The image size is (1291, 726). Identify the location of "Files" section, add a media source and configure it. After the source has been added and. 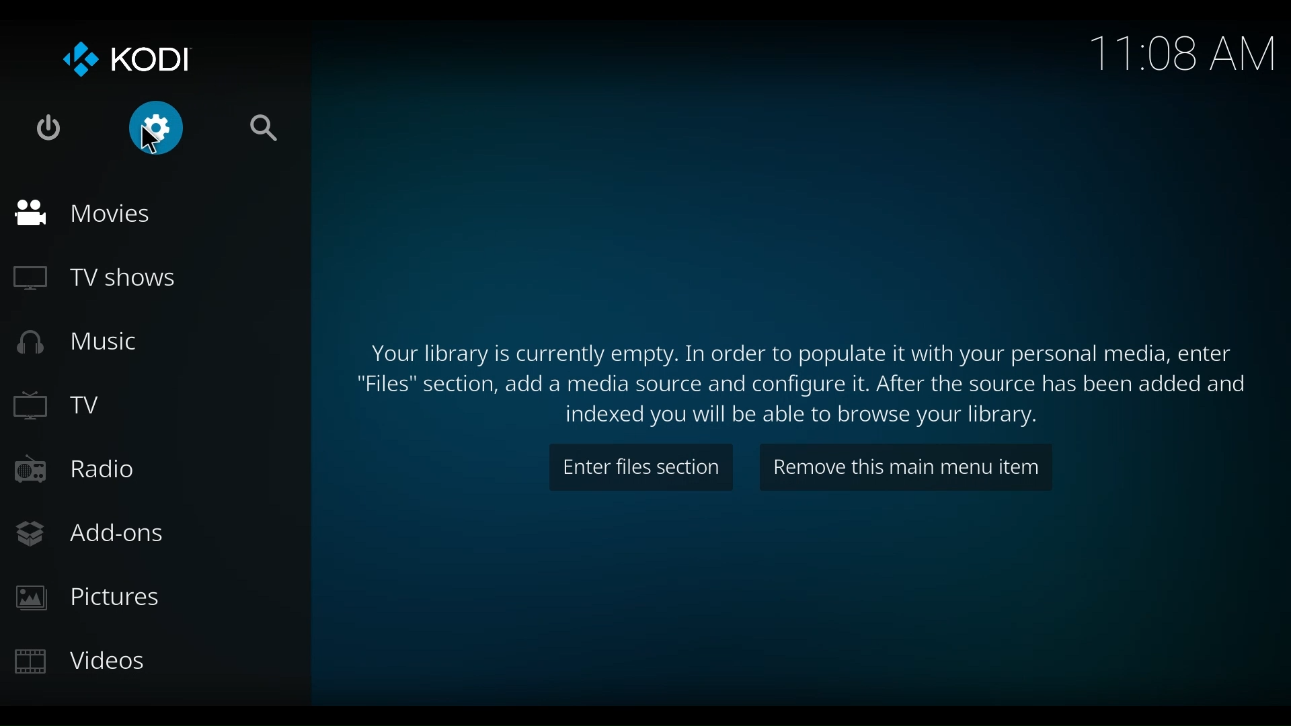
(806, 385).